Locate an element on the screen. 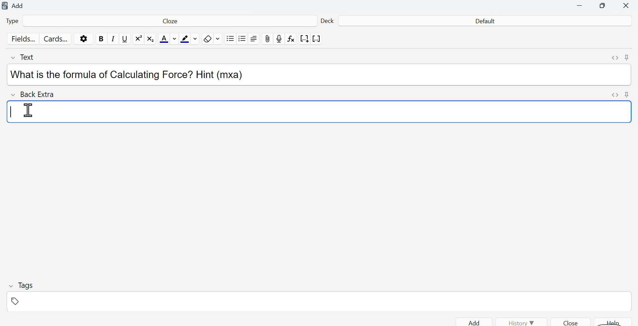  Back Extra is located at coordinates (34, 95).